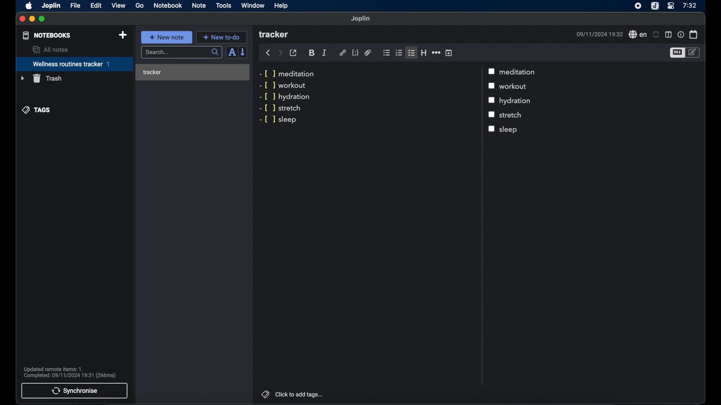 This screenshot has width=721, height=405. I want to click on workout, so click(516, 87).